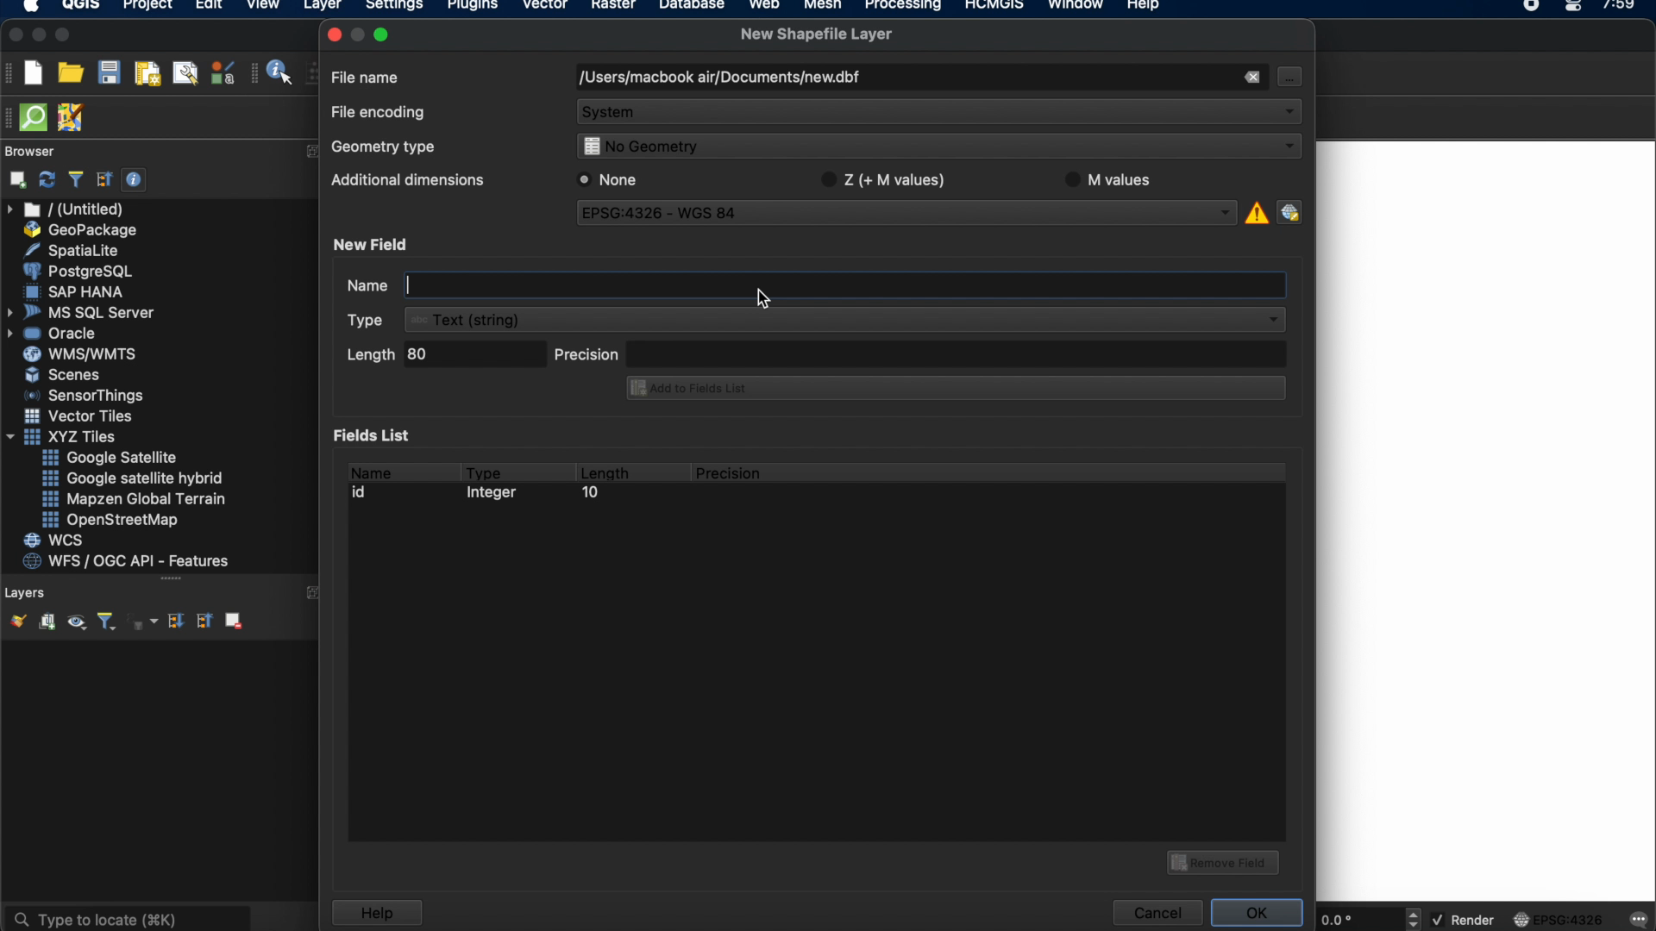 The image size is (1656, 931). What do you see at coordinates (67, 209) in the screenshot?
I see `untitled` at bounding box center [67, 209].